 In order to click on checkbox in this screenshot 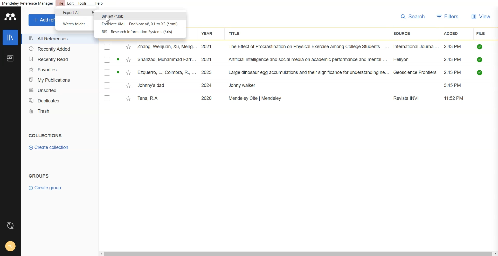, I will do `click(107, 72)`.